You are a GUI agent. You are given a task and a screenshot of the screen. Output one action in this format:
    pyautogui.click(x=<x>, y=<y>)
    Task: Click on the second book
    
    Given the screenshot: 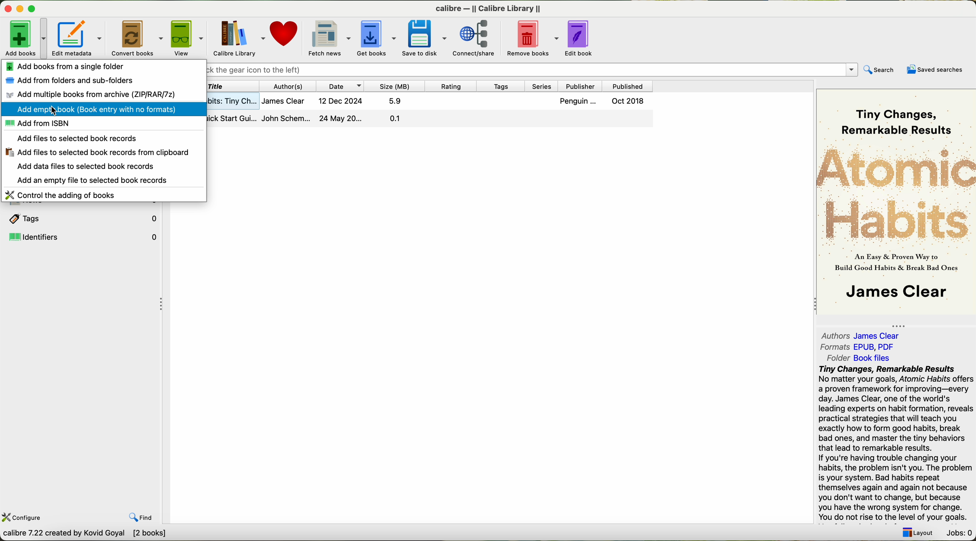 What is the action you would take?
    pyautogui.click(x=430, y=120)
    